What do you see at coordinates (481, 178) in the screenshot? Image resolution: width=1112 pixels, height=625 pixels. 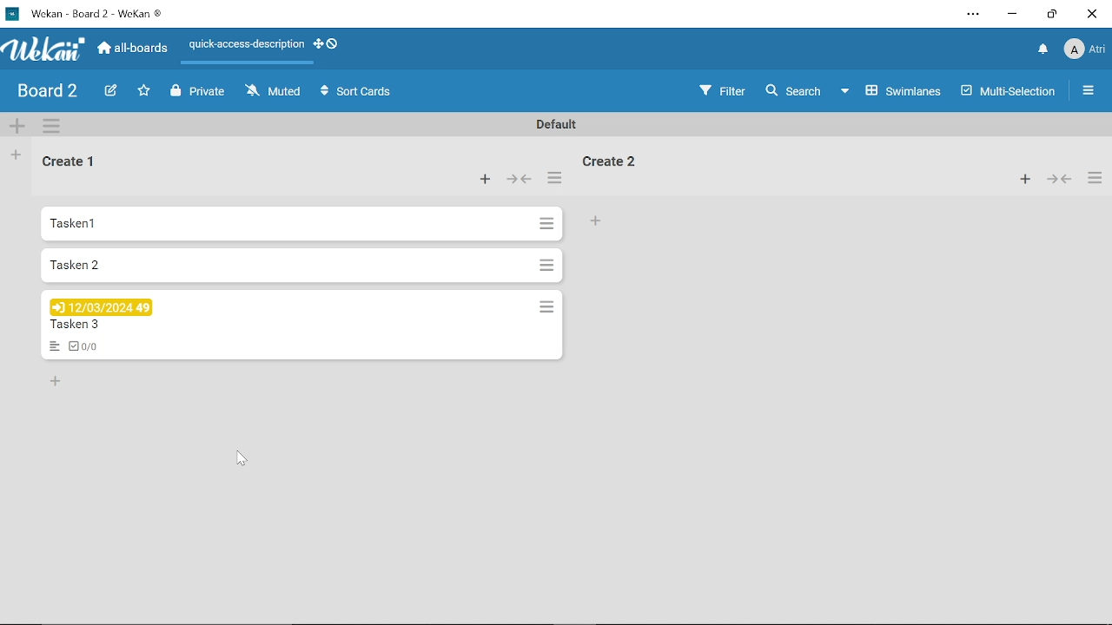 I see `Add` at bounding box center [481, 178].